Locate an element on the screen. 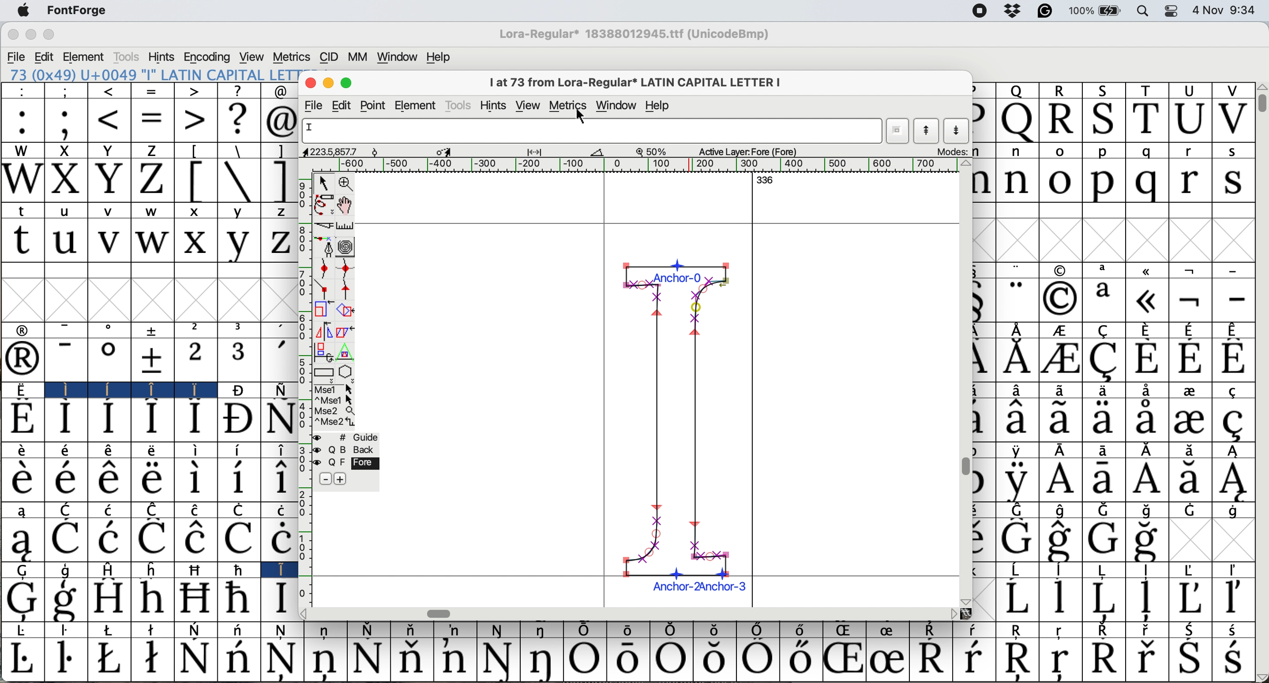 Image resolution: width=1269 pixels, height=683 pixels. Symbol is located at coordinates (1149, 630).